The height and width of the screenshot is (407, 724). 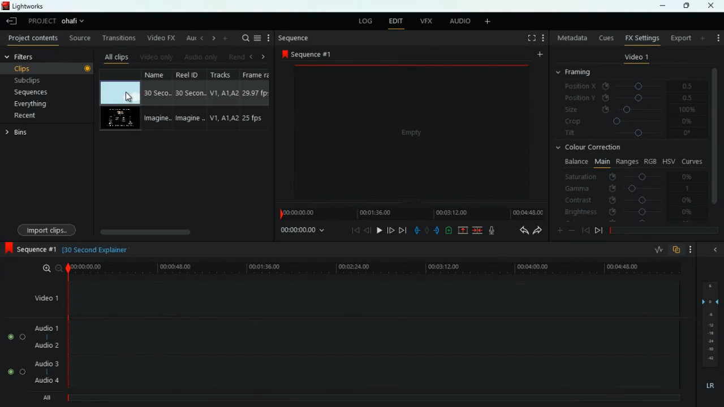 What do you see at coordinates (711, 334) in the screenshot?
I see `-18 (layer)` at bounding box center [711, 334].